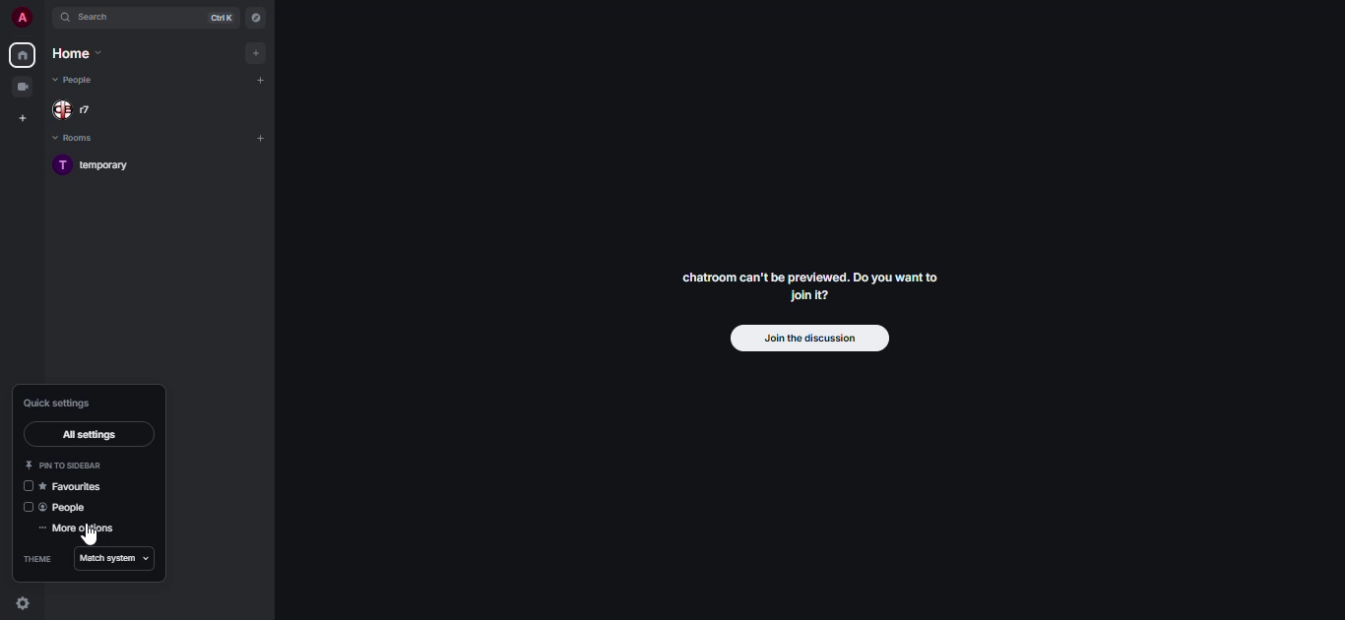  I want to click on cursor, so click(90, 535).